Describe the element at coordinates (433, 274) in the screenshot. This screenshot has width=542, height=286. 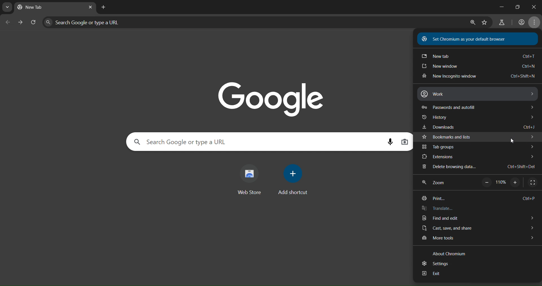
I see `exit` at that location.